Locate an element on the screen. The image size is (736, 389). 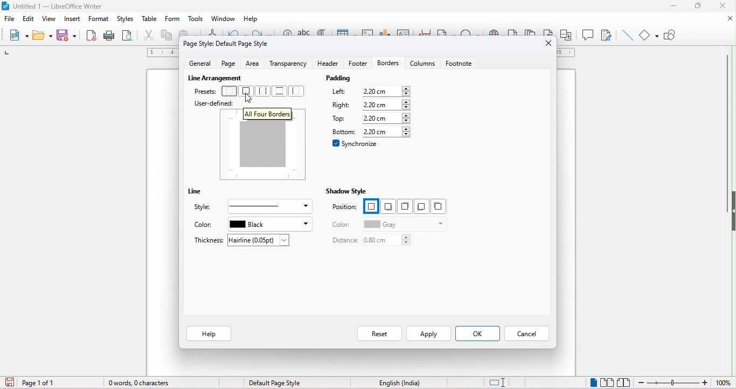
borders is located at coordinates (387, 64).